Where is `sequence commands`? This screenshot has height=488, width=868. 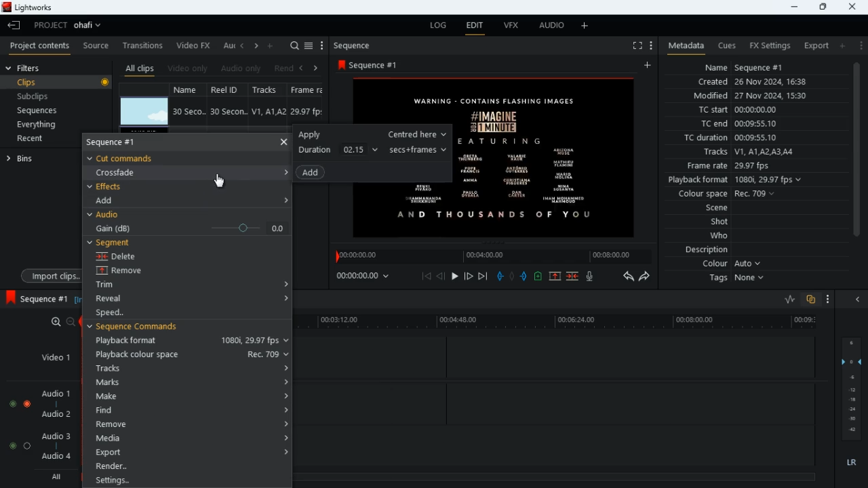
sequence commands is located at coordinates (143, 329).